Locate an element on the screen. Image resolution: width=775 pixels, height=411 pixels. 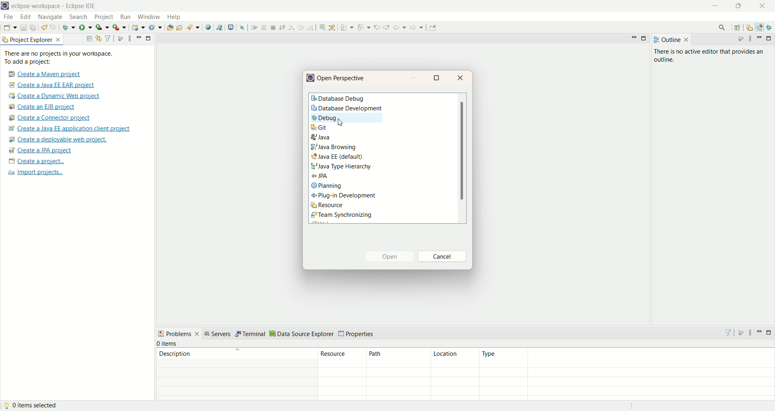
maximize is located at coordinates (739, 7).